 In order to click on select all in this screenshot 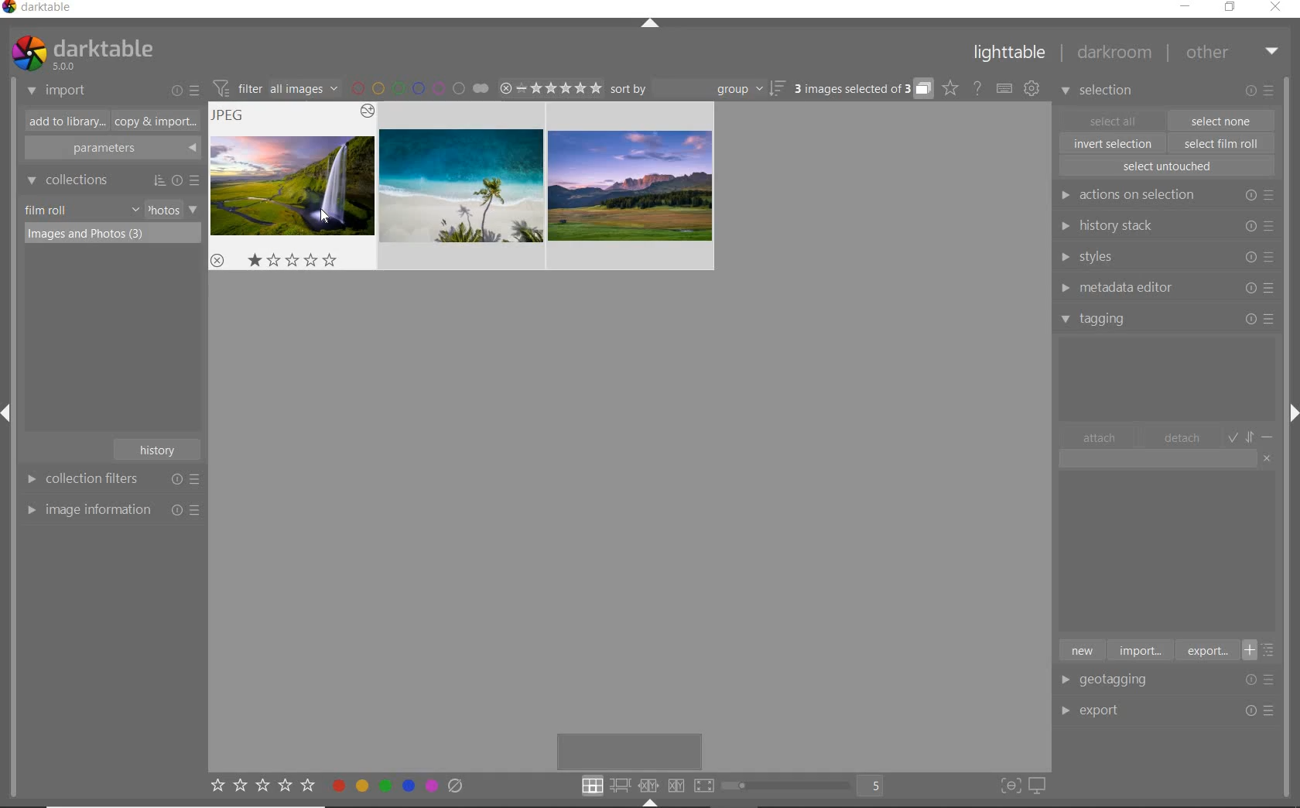, I will do `click(1113, 119)`.